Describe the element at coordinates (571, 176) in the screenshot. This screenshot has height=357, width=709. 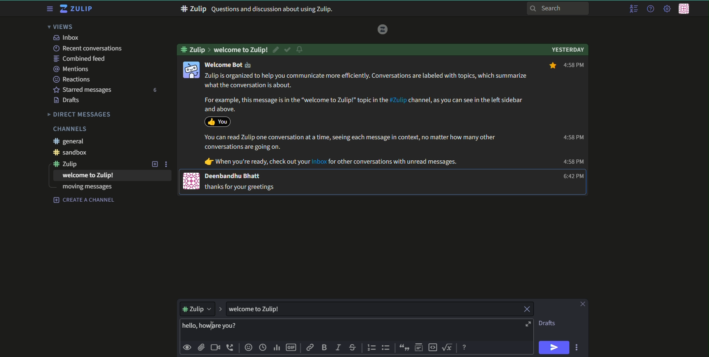
I see `6:42 PM` at that location.